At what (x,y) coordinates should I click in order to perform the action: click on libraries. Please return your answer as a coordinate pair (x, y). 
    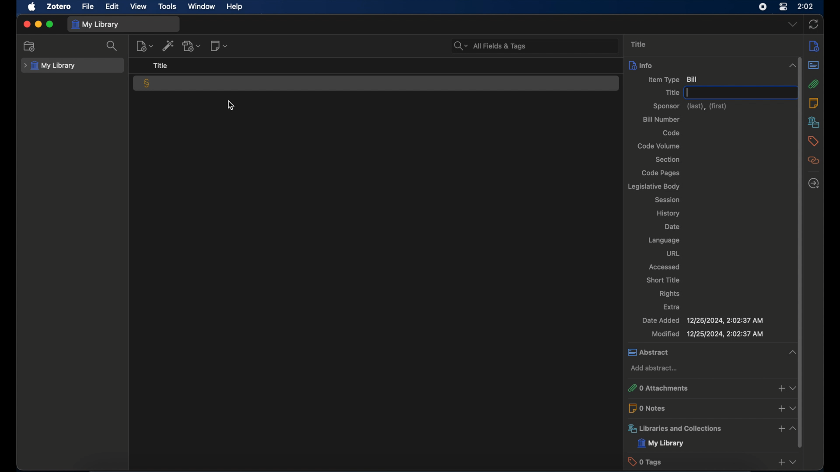
    Looking at the image, I should click on (814, 122).